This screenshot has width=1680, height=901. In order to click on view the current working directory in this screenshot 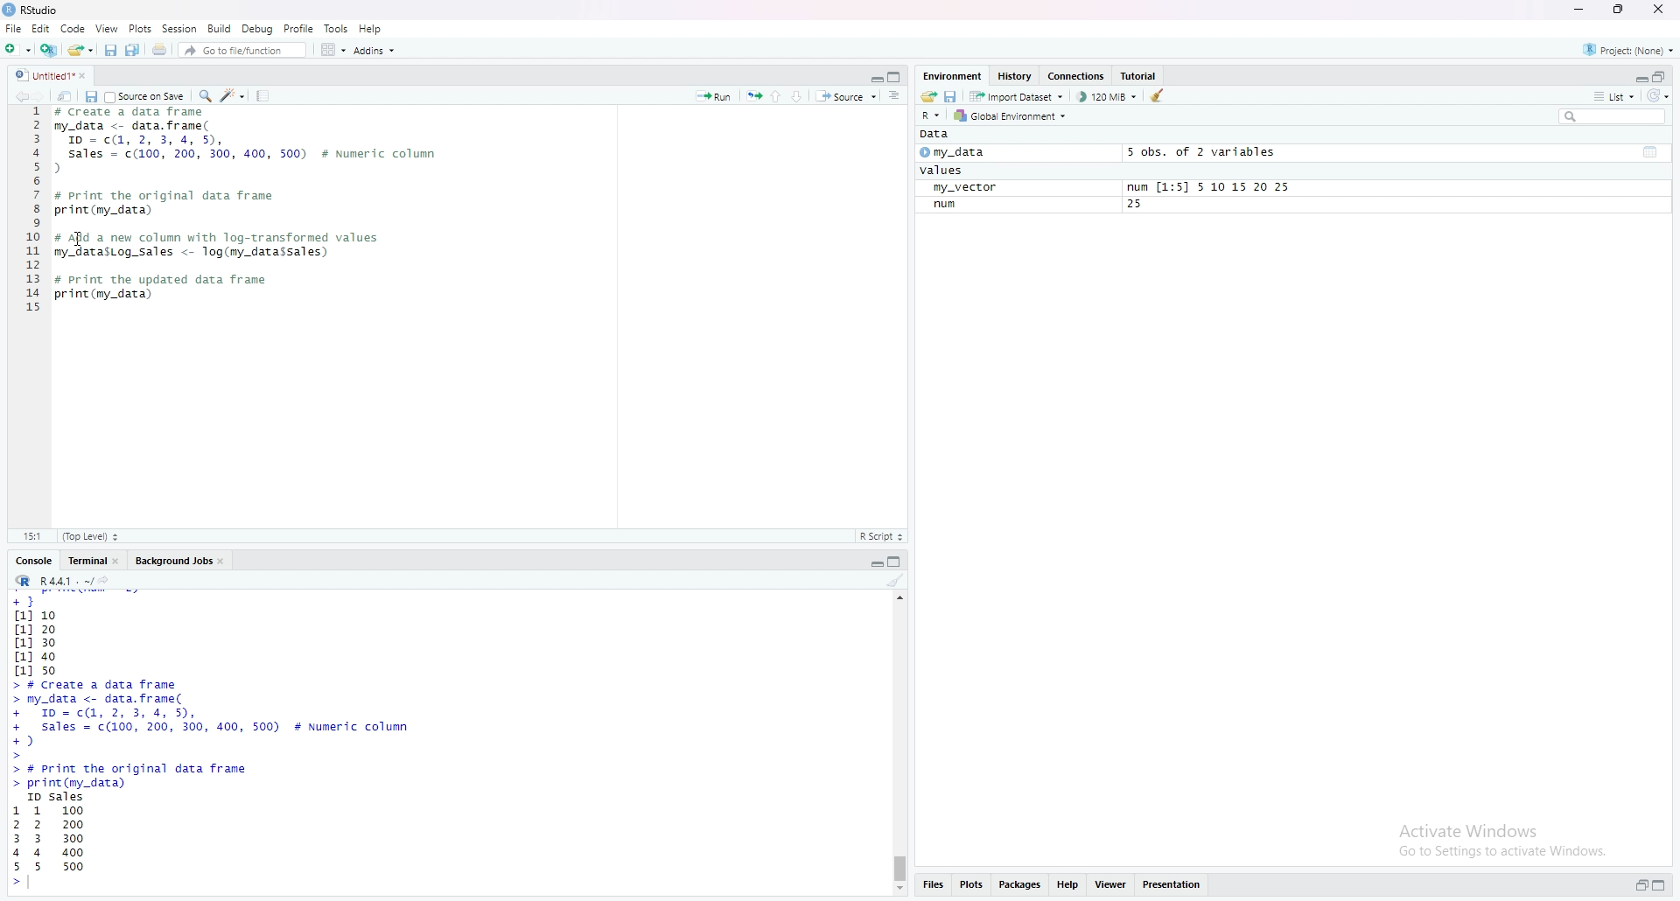, I will do `click(115, 583)`.